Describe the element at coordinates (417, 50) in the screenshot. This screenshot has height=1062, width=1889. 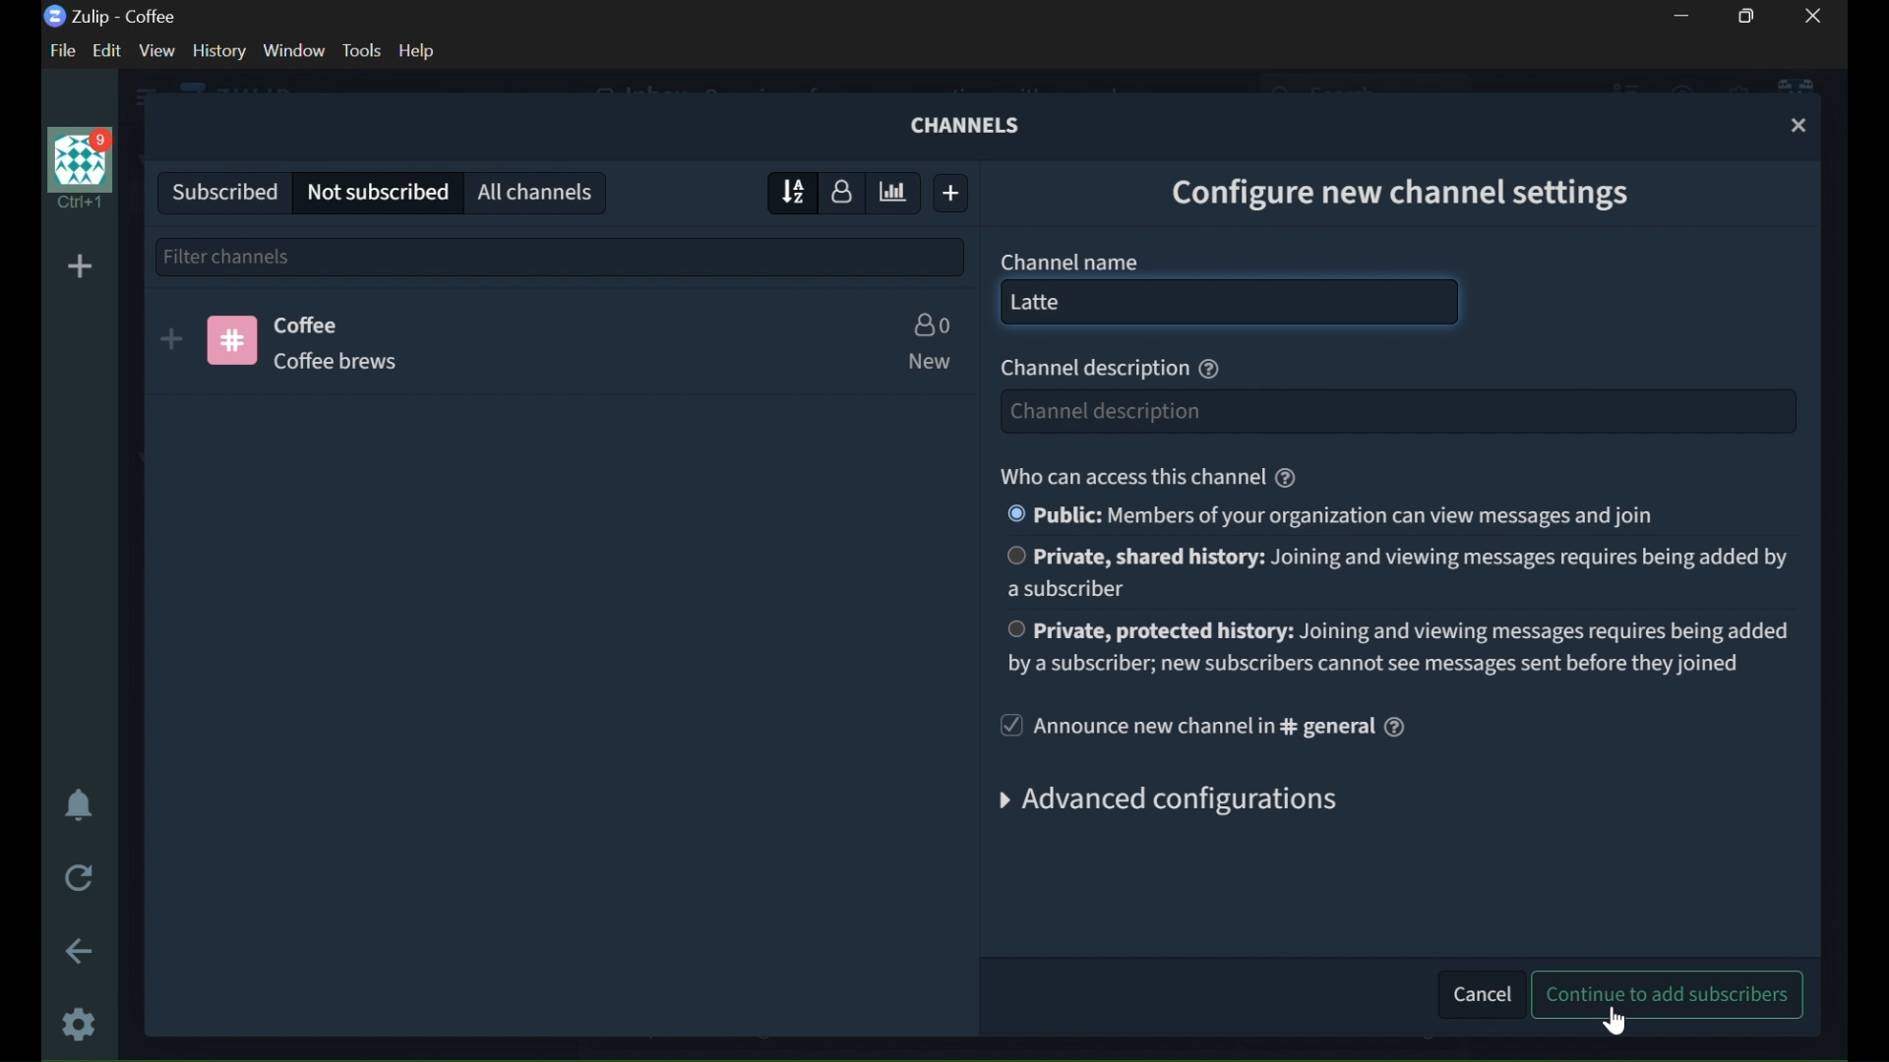
I see `help` at that location.